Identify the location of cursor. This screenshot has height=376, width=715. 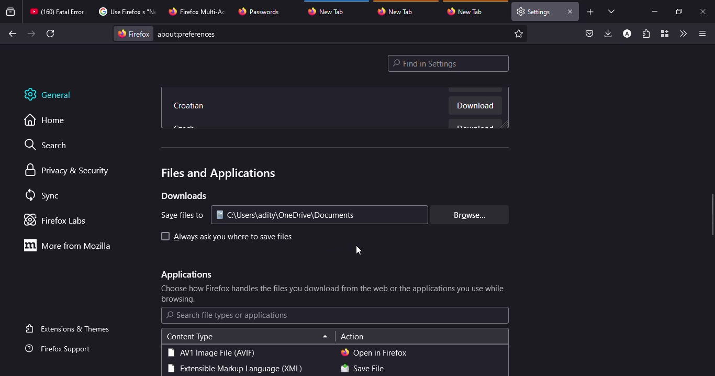
(359, 250).